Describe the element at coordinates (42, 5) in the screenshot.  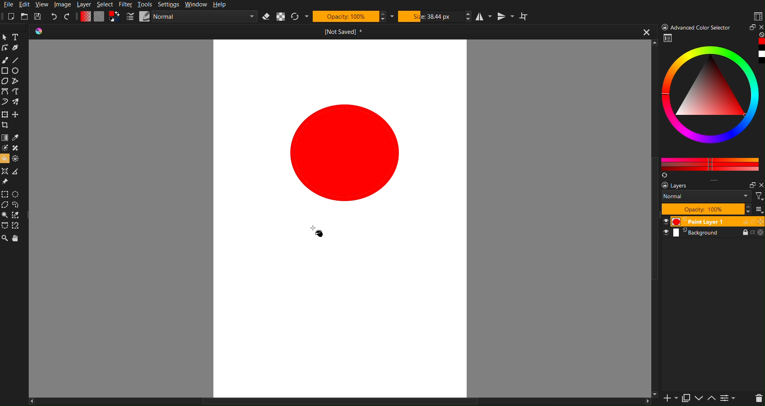
I see `View` at that location.